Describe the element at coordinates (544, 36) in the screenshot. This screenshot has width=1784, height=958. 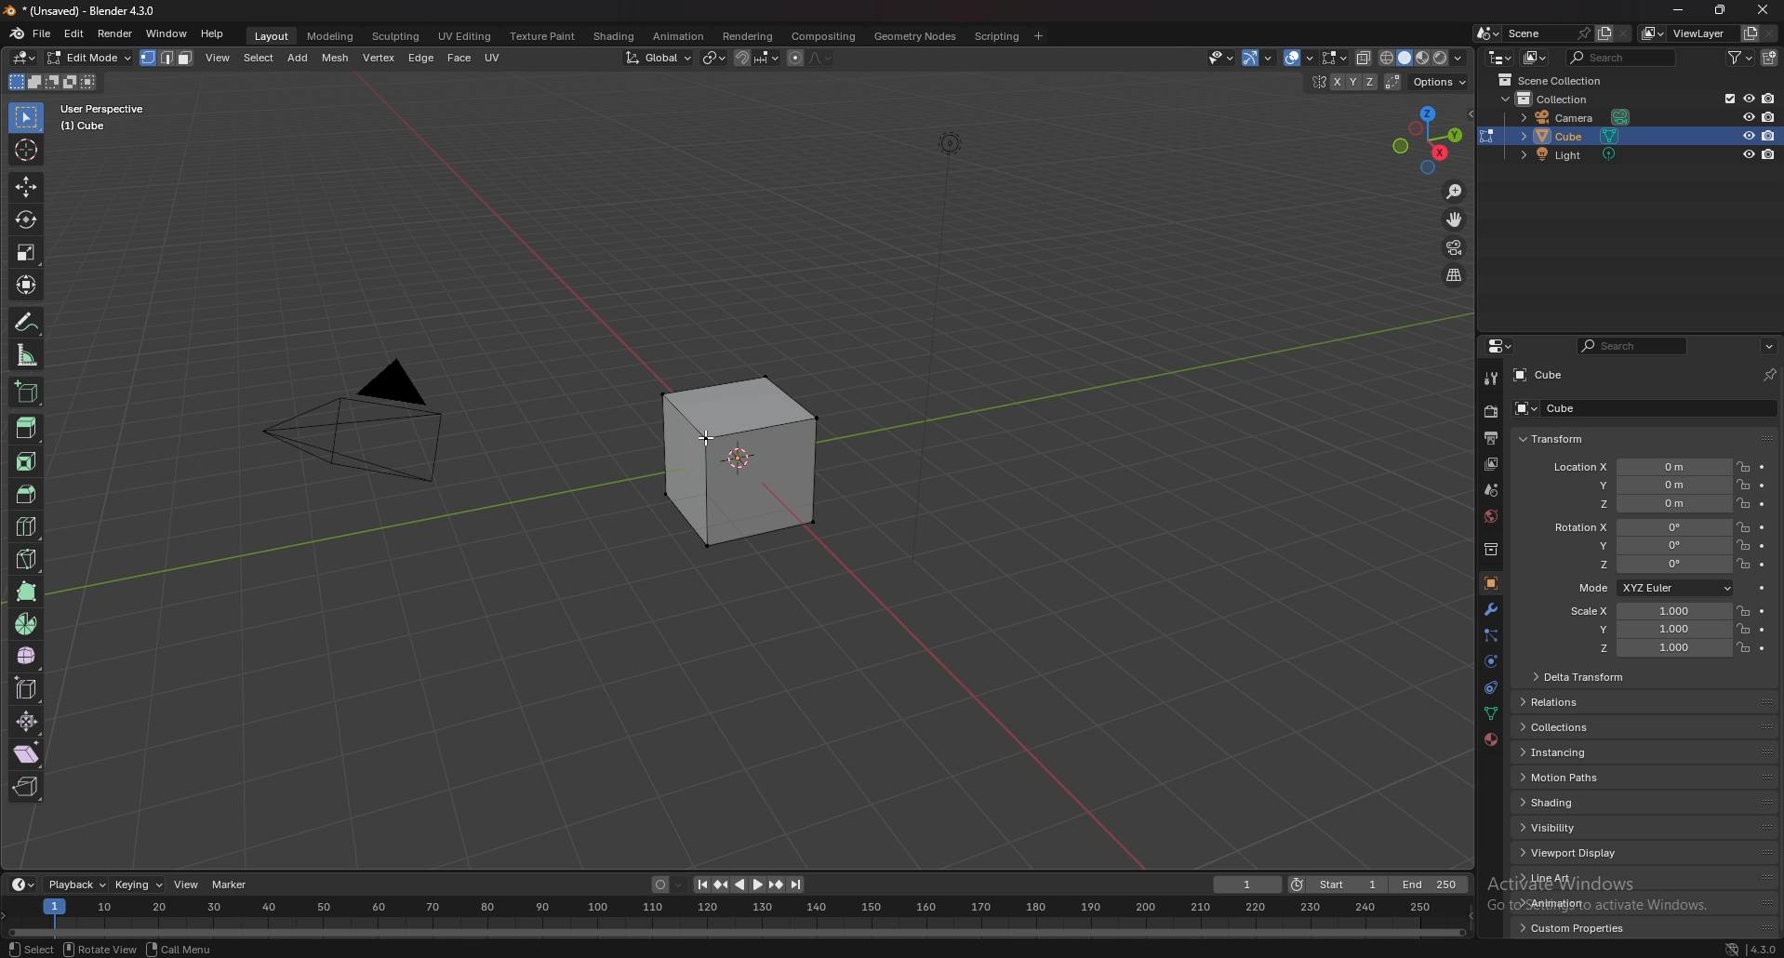
I see `texture paint` at that location.